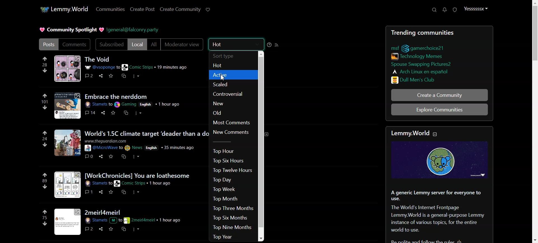 The image size is (538, 243). Describe the element at coordinates (232, 170) in the screenshot. I see `Top Twelve Hours` at that location.